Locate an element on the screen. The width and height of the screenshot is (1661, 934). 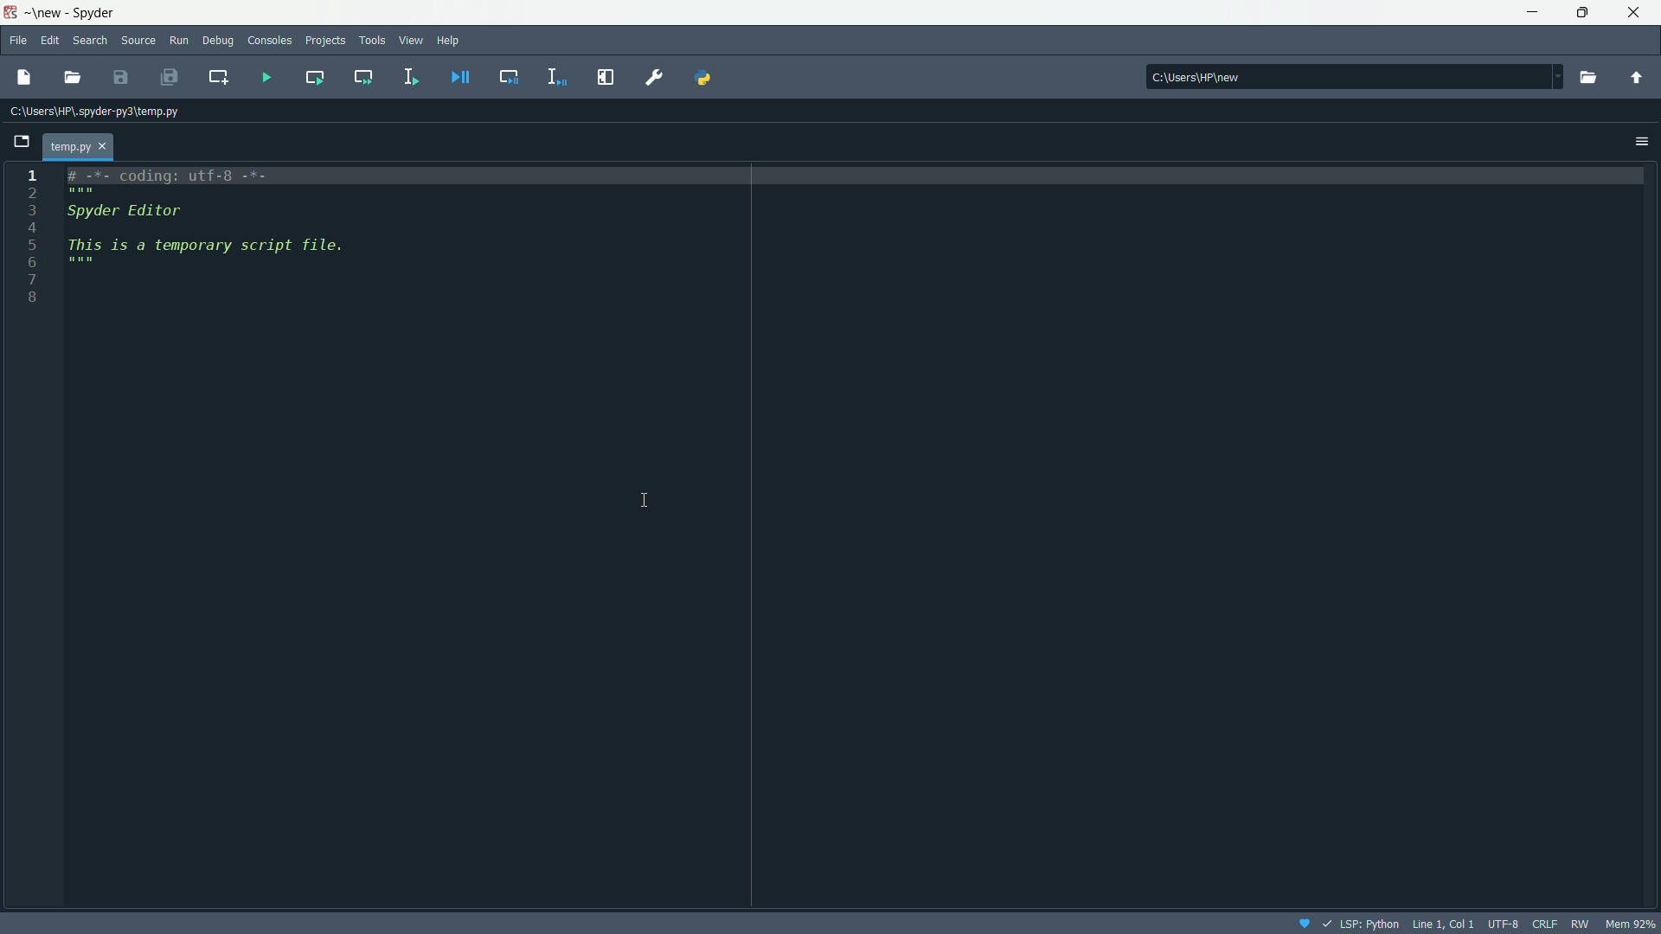
rw is located at coordinates (1580, 924).